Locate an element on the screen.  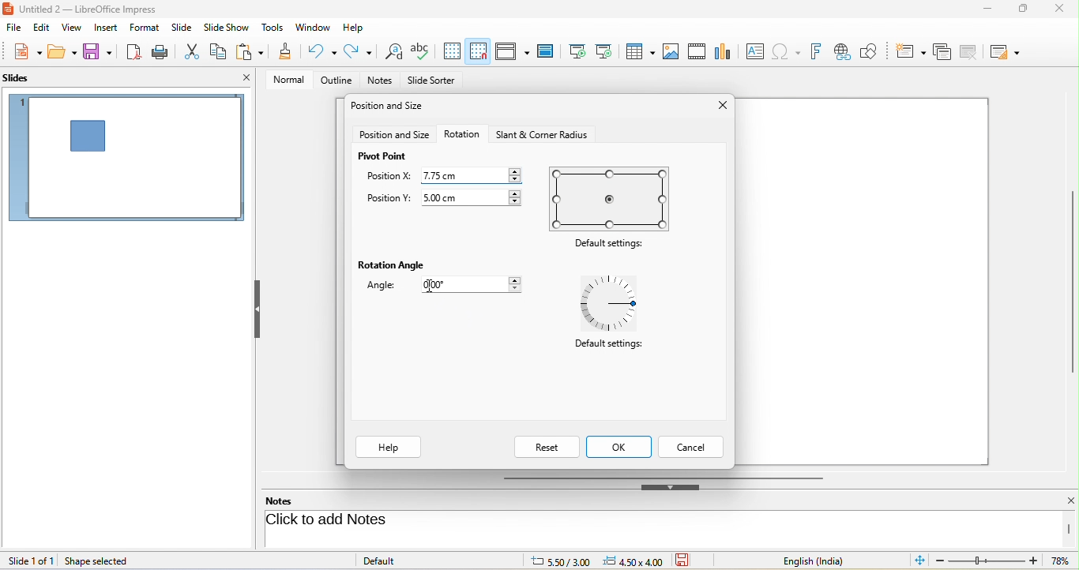
slide show is located at coordinates (229, 28).